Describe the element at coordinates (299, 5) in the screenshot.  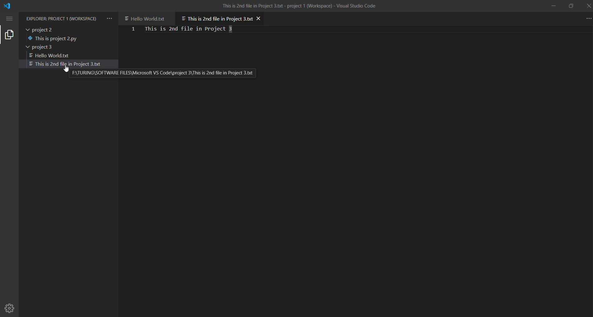
I see `title` at that location.